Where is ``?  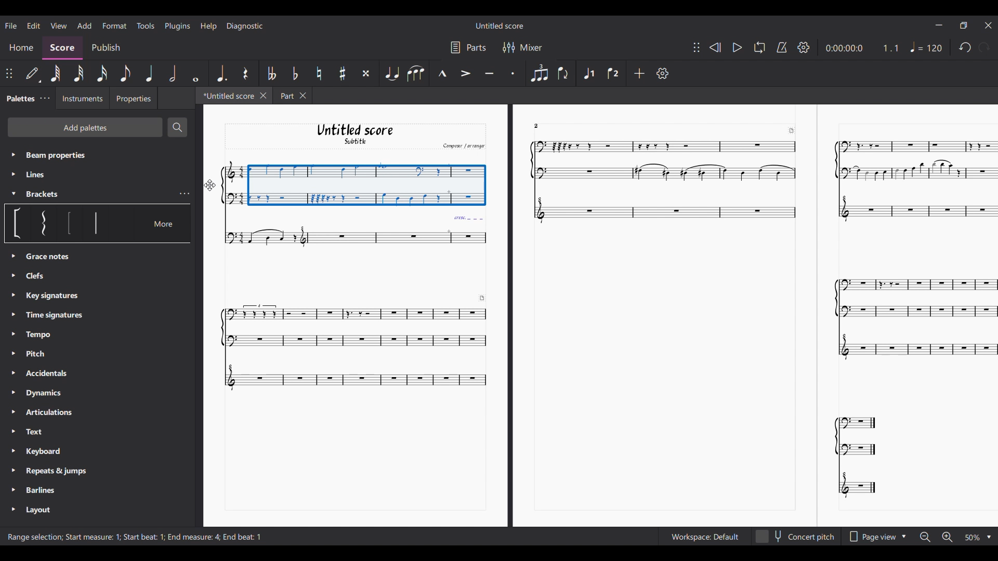
 is located at coordinates (666, 219).